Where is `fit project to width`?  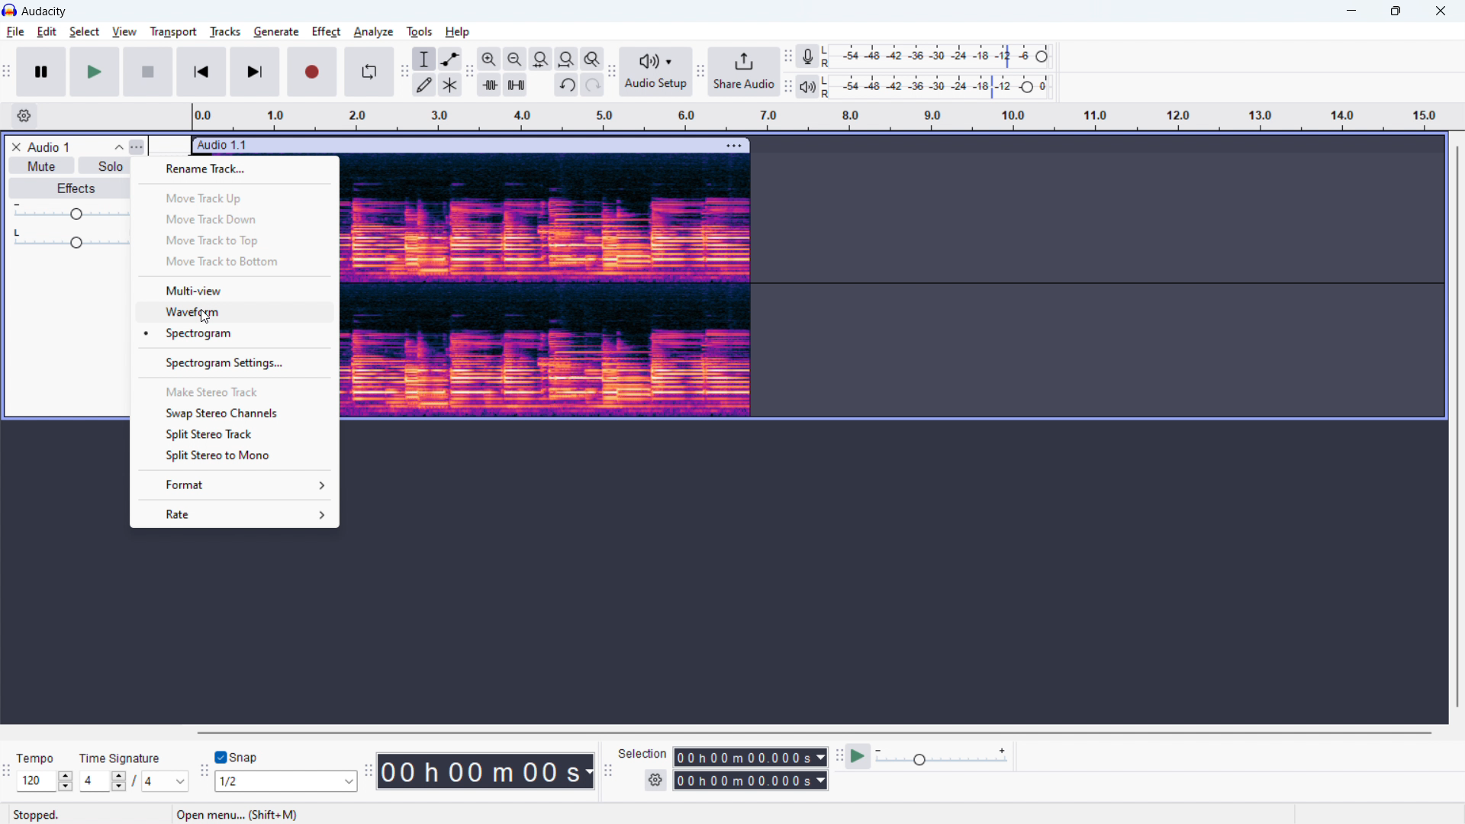
fit project to width is located at coordinates (566, 58).